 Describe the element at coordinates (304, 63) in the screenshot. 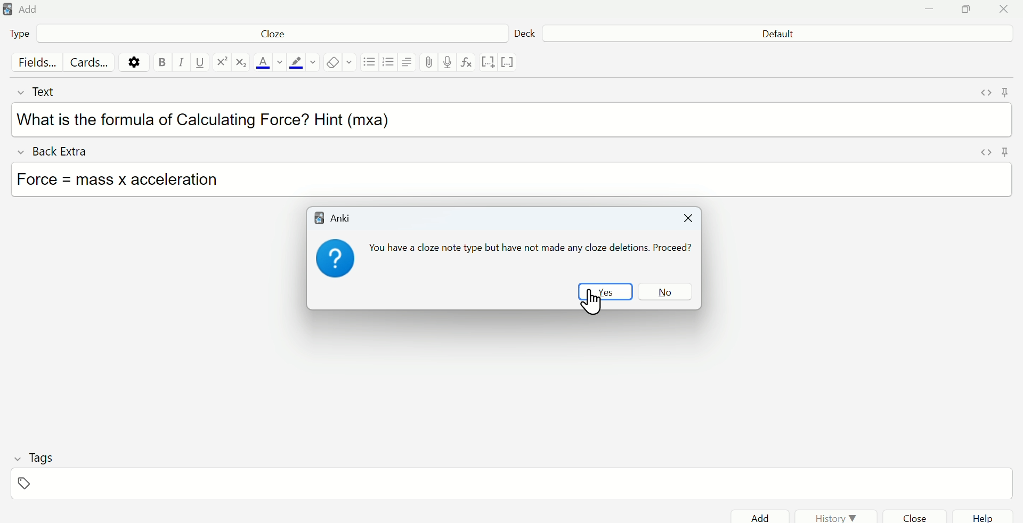

I see `Text highlight color` at that location.